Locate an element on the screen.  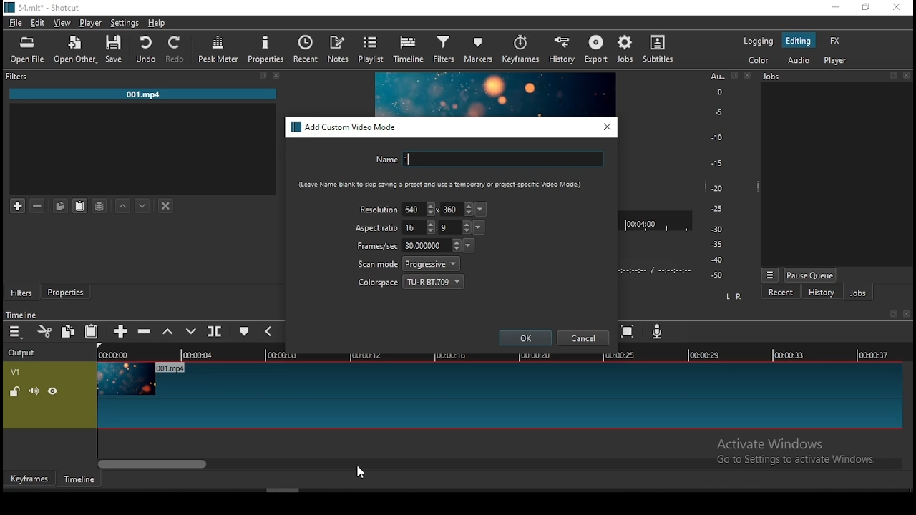
unlock is located at coordinates (16, 392).